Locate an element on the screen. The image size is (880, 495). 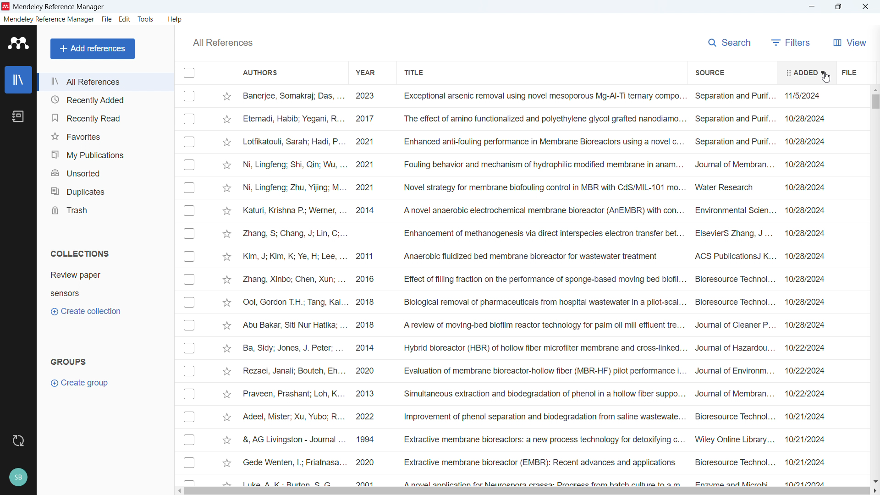
Favourites  is located at coordinates (105, 135).